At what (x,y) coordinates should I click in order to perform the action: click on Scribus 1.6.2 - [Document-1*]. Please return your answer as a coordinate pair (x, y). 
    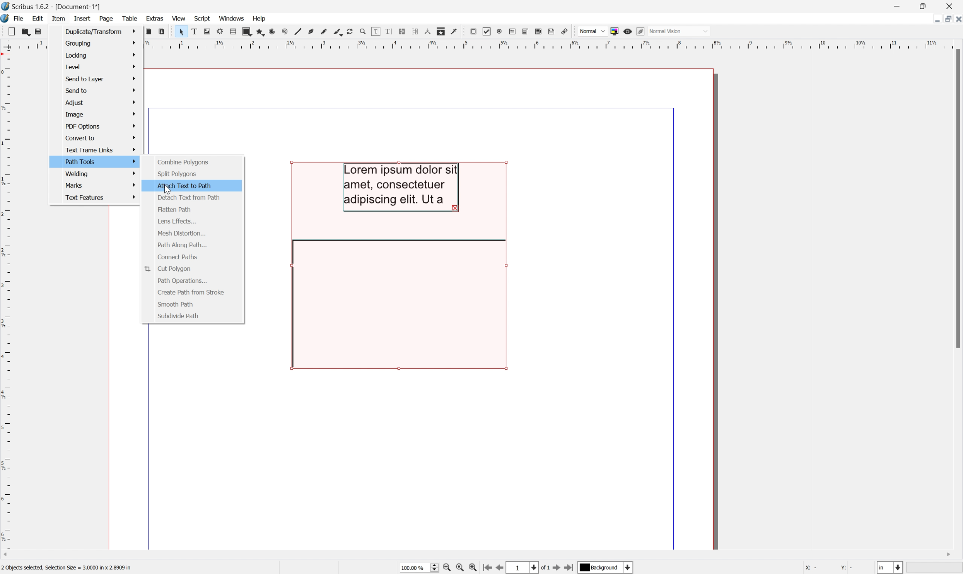
    Looking at the image, I should click on (50, 7).